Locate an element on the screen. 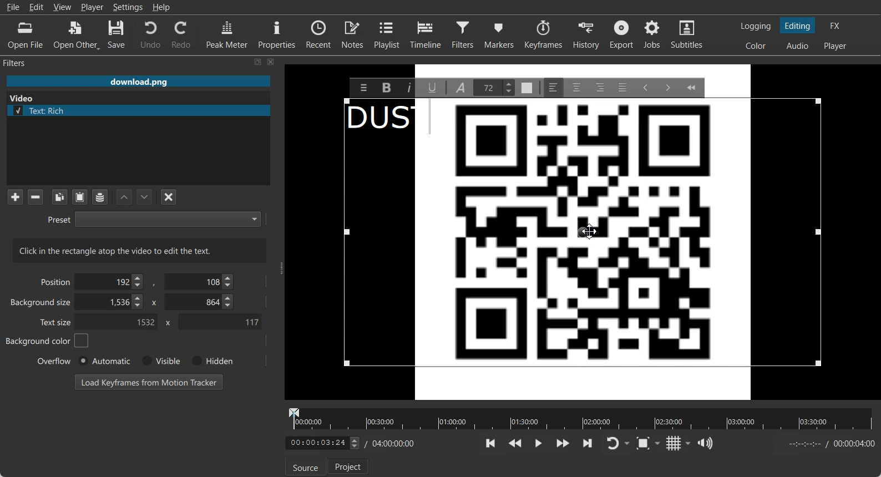 Image resolution: width=881 pixels, height=477 pixels. Edit is located at coordinates (37, 7).